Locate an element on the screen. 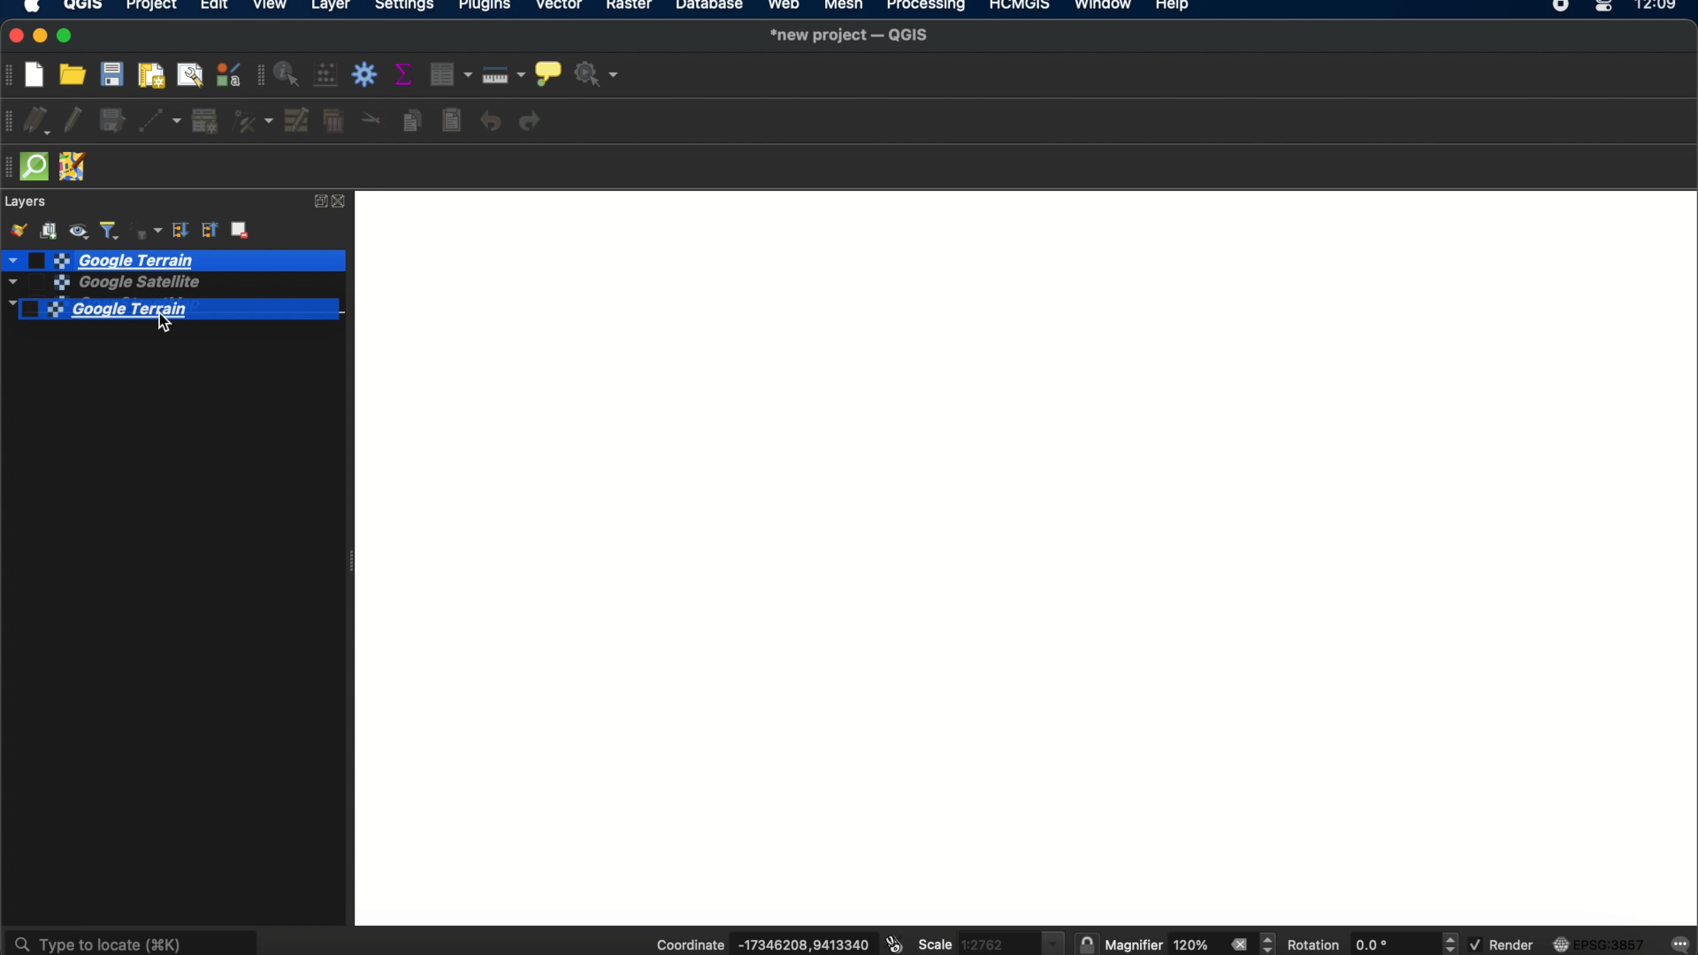 This screenshot has width=1698, height=955. rotation is located at coordinates (1451, 944).